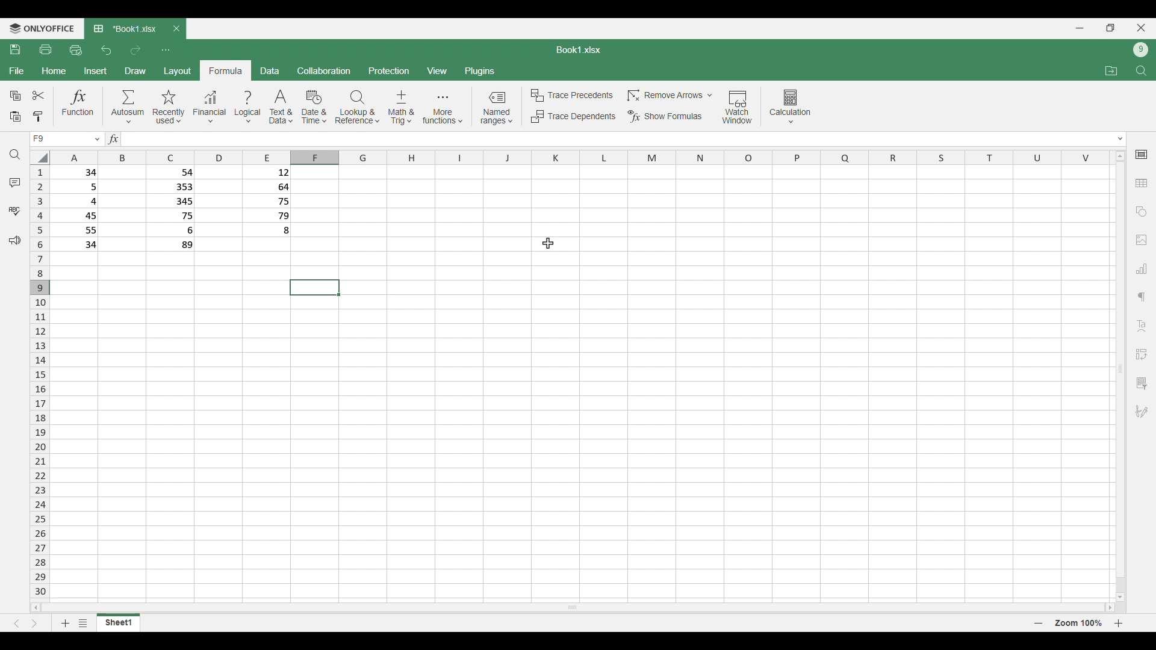 The width and height of the screenshot is (1156, 650). I want to click on List of sheets, so click(84, 623).